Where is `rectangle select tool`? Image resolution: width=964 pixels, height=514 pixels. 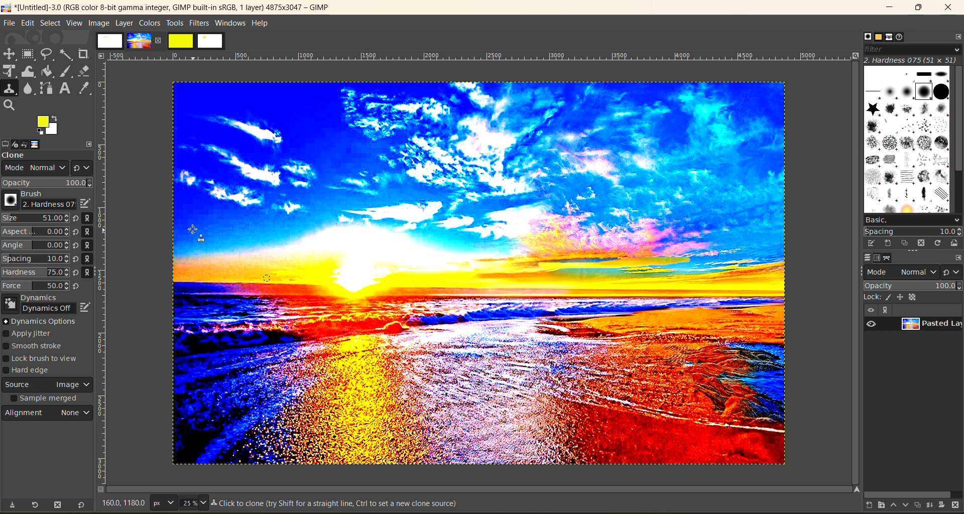 rectangle select tool is located at coordinates (30, 54).